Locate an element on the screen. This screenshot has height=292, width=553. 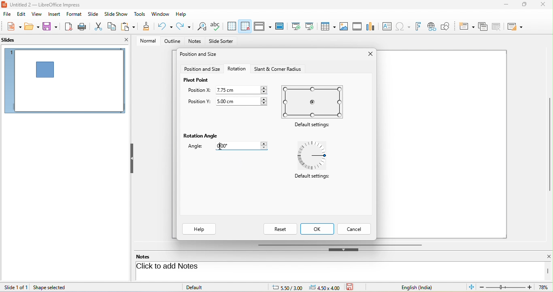
minimize is located at coordinates (504, 6).